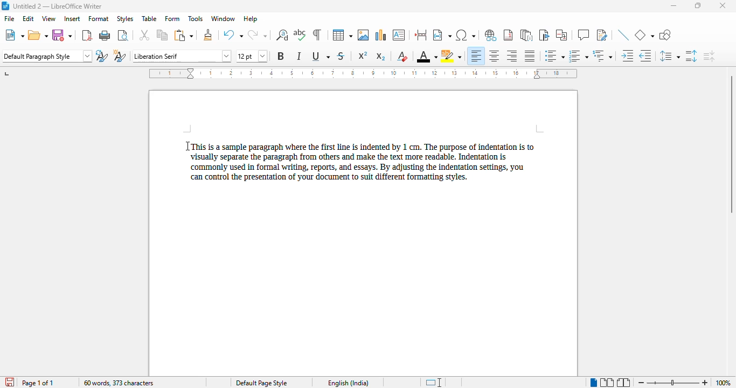  Describe the element at coordinates (602, 35) in the screenshot. I see `show track changes functions` at that location.